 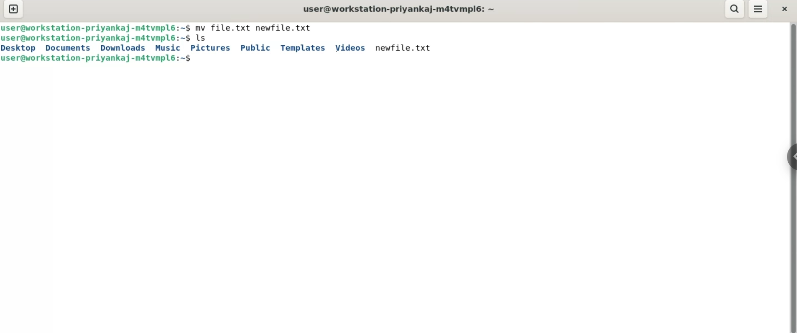 What do you see at coordinates (398, 8) in the screenshot?
I see `user@workstation-priyankaj-matvmpl6:~` at bounding box center [398, 8].